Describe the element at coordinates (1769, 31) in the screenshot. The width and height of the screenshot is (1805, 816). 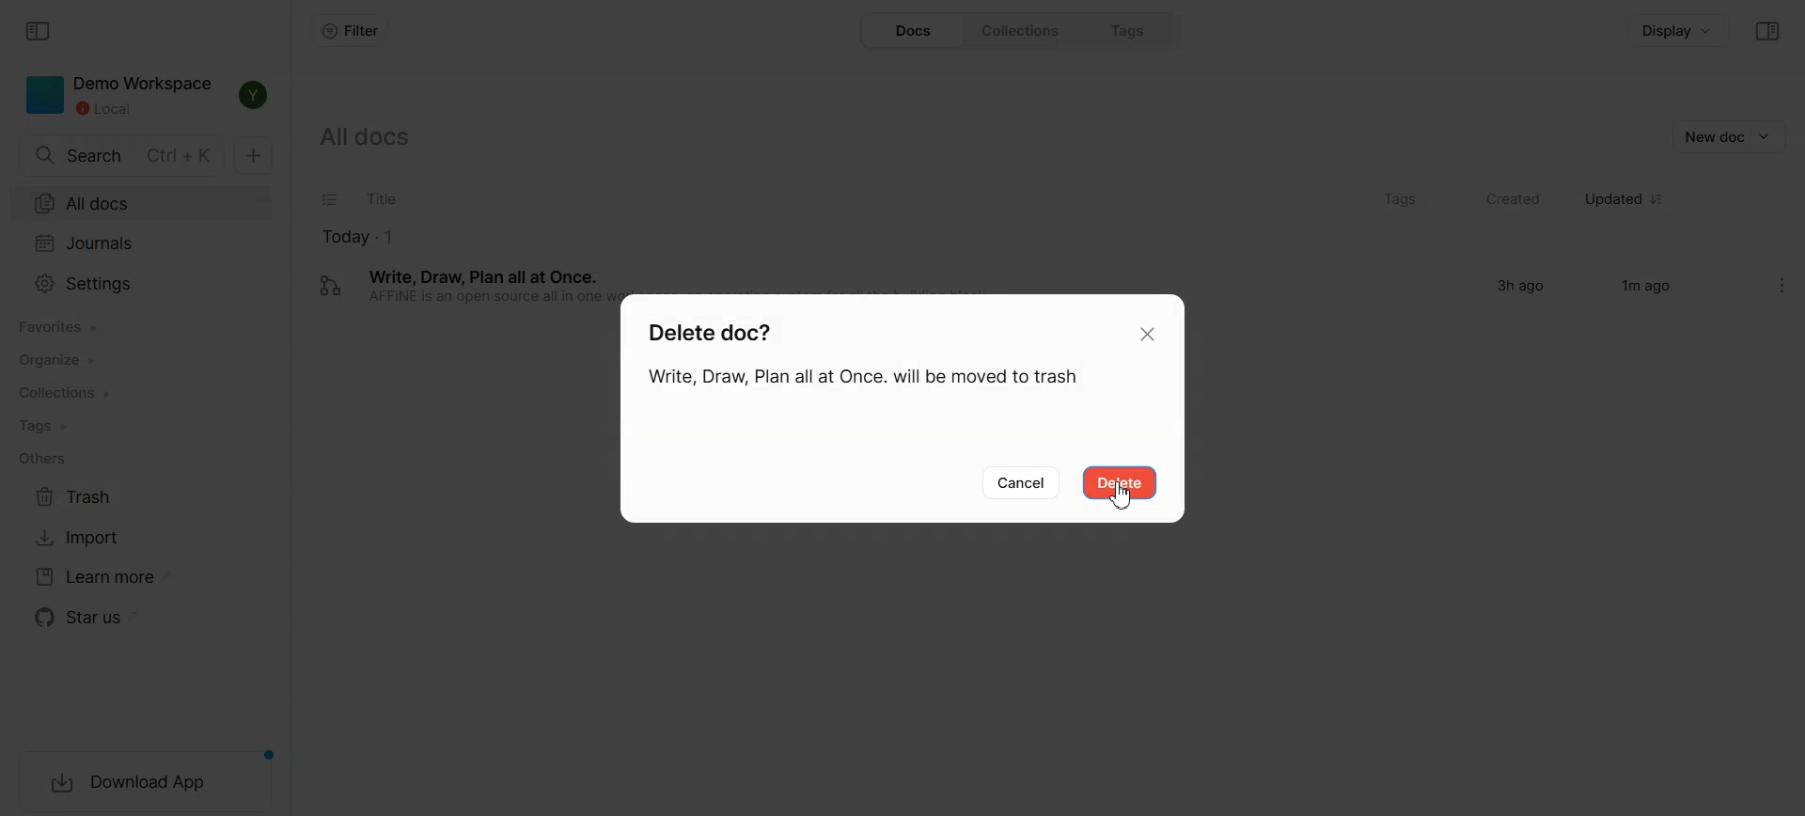
I see `Collapse sidebar` at that location.